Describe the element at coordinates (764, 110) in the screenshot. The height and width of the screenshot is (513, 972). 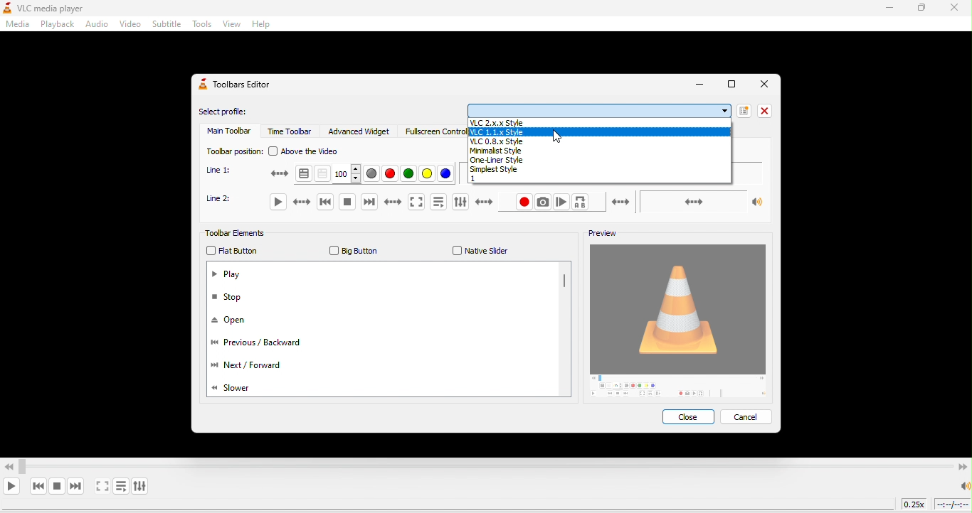
I see `close` at that location.